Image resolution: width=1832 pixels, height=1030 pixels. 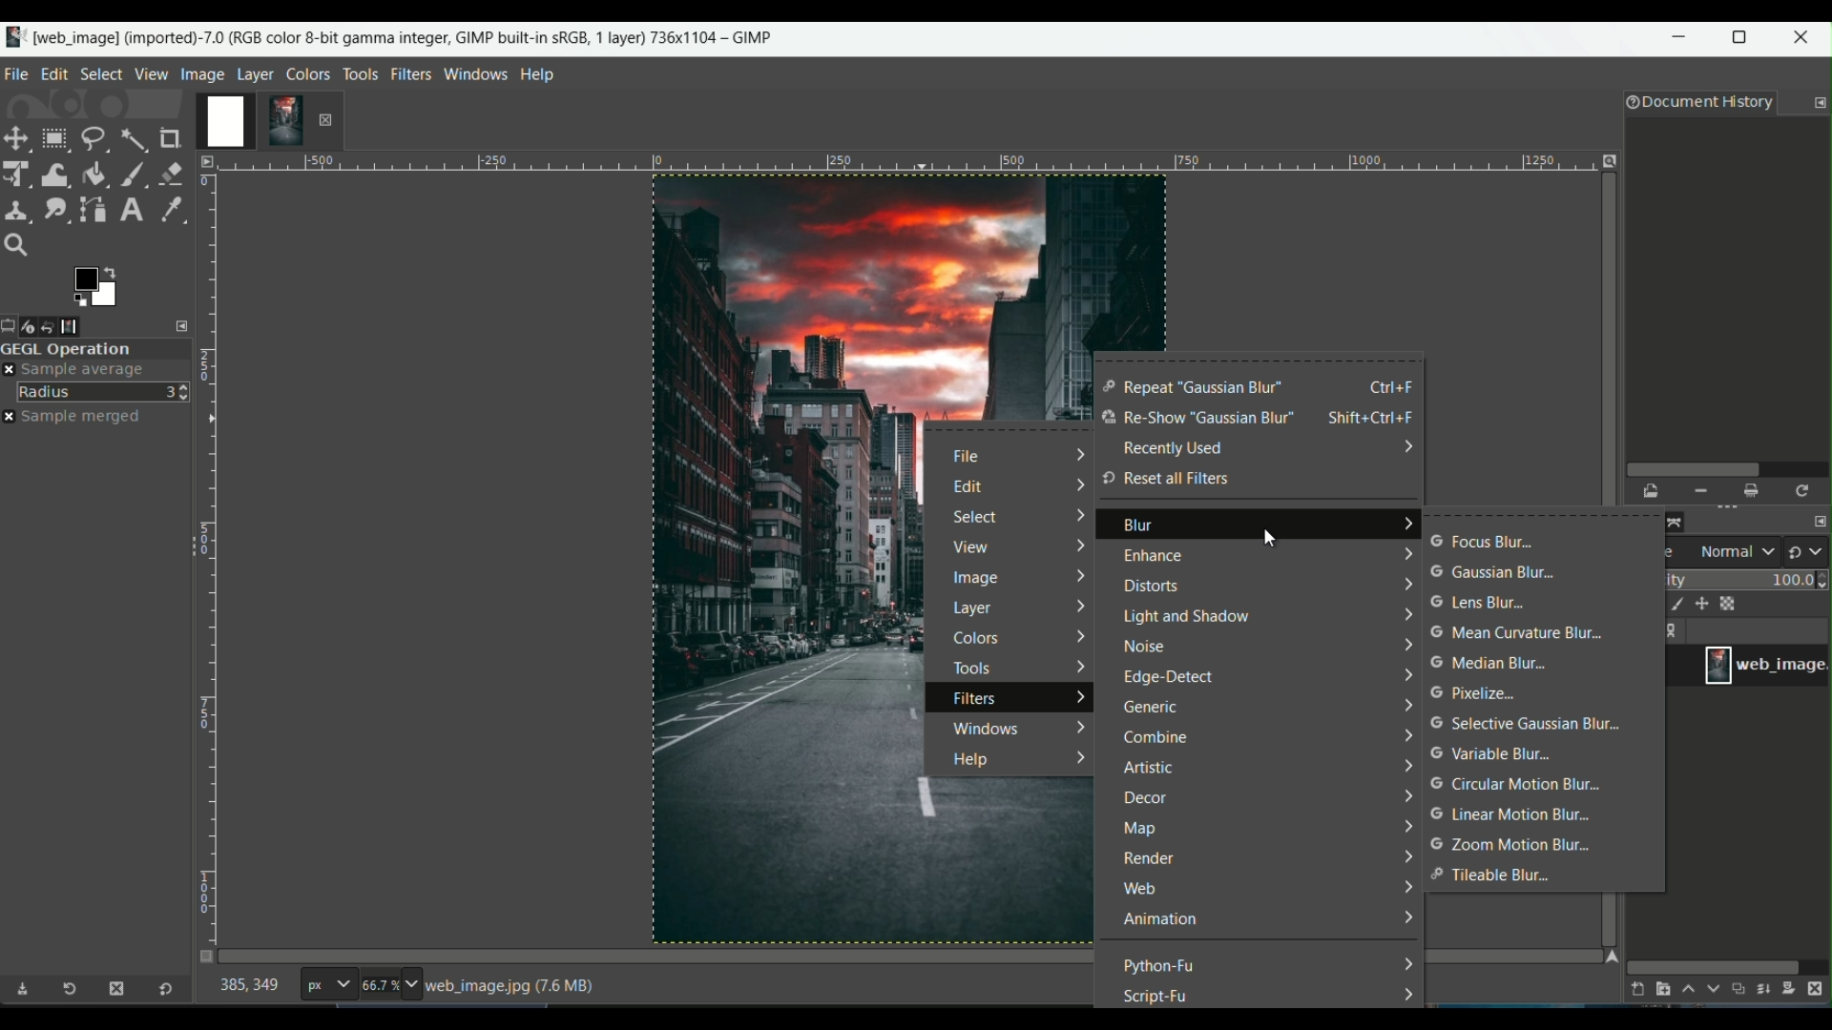 What do you see at coordinates (967, 761) in the screenshot?
I see `help` at bounding box center [967, 761].